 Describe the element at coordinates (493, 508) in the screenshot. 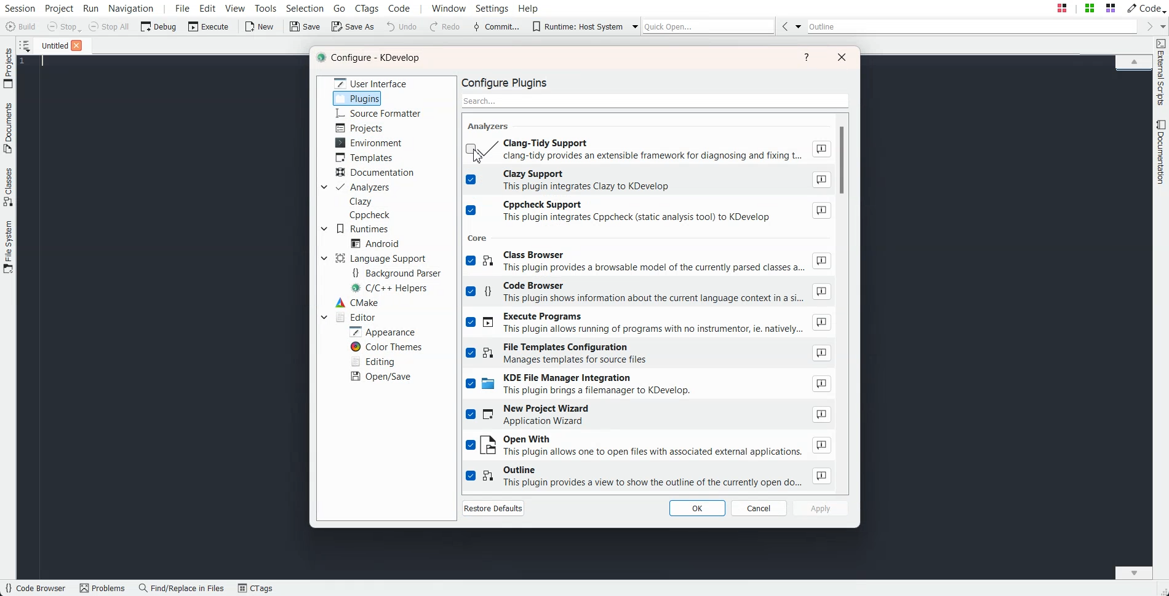

I see `Restore Default` at that location.